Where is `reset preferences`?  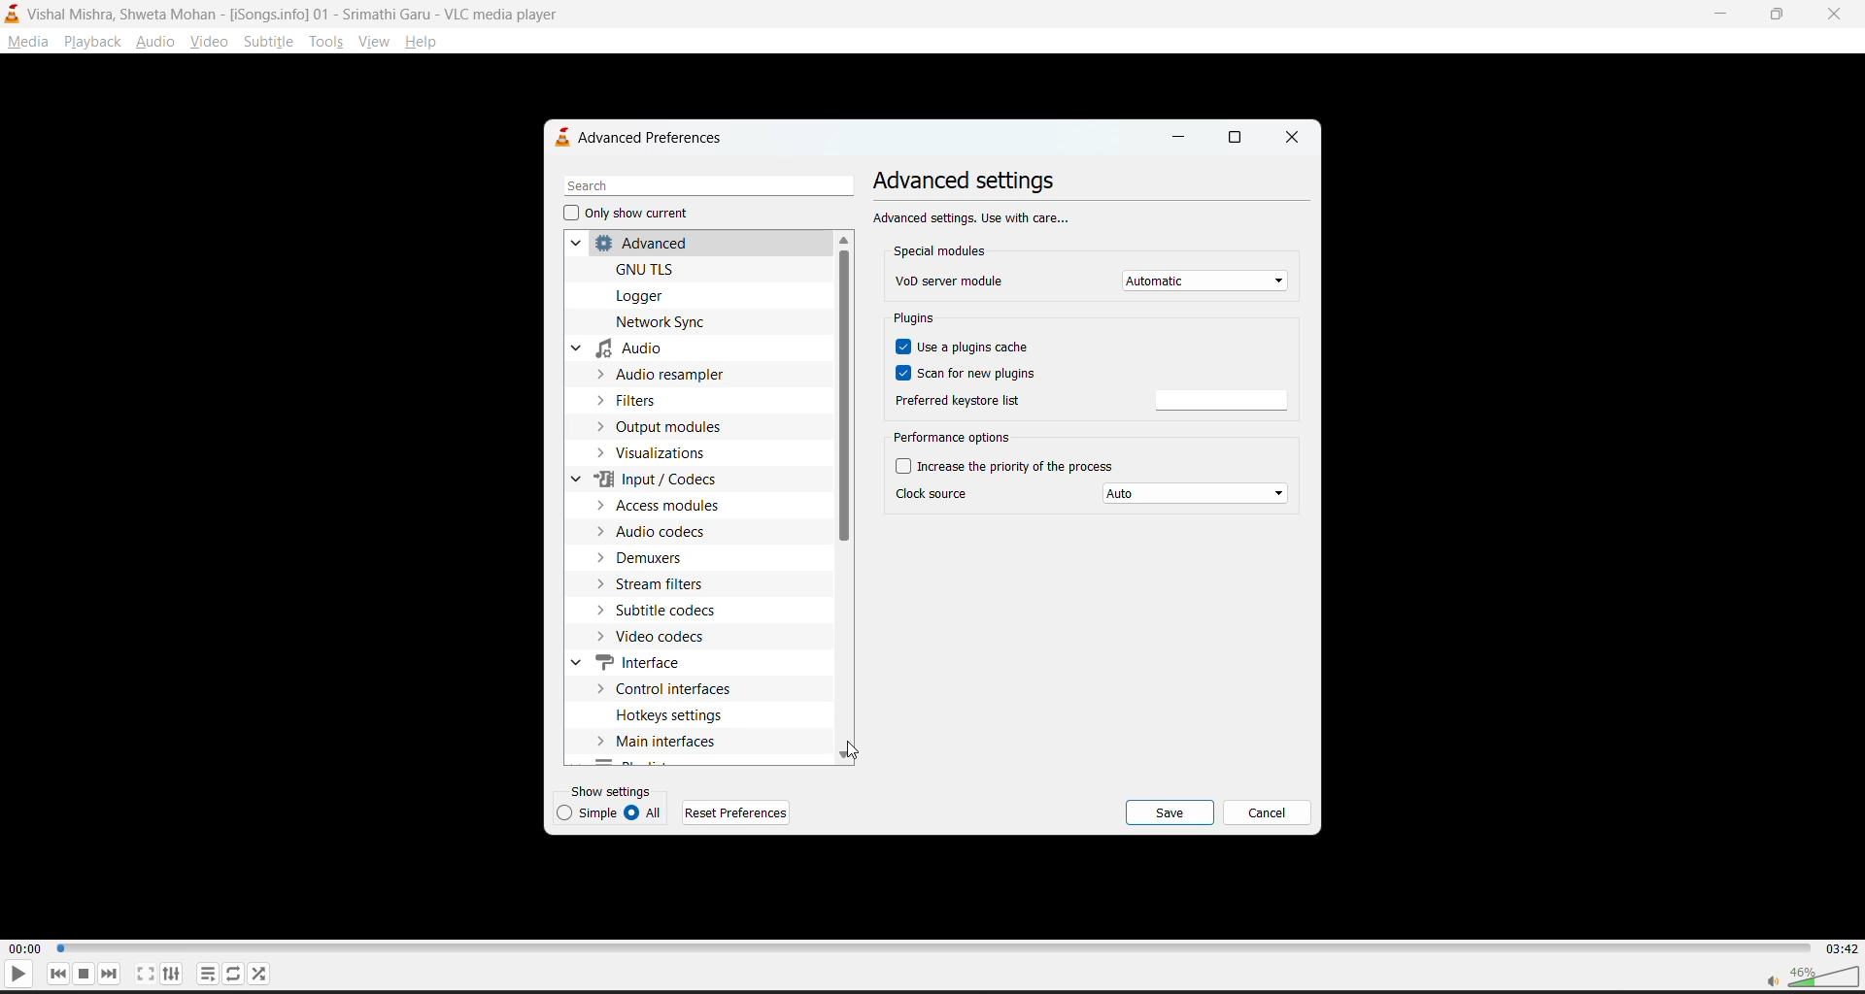 reset preferences is located at coordinates (734, 814).